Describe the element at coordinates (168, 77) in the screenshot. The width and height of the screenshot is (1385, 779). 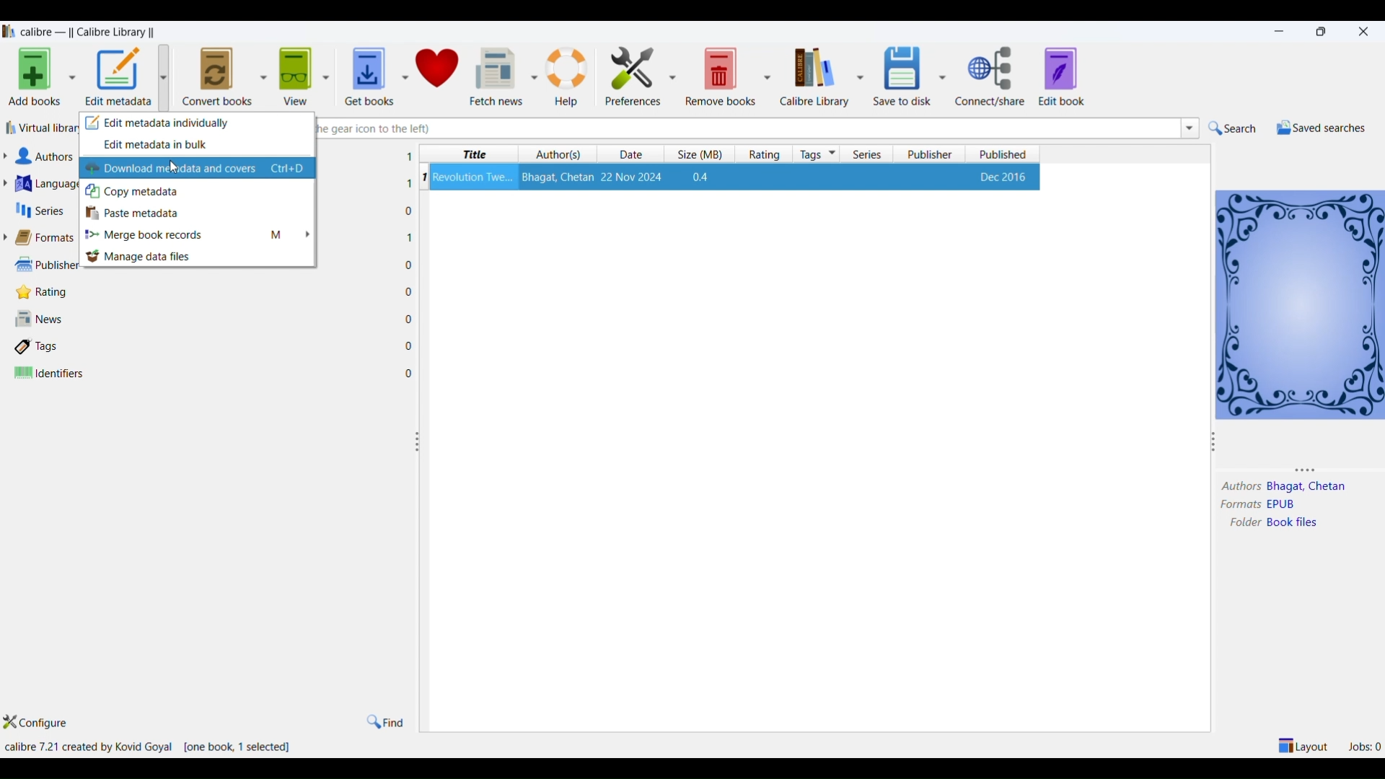
I see `edit metadata options dropdown button` at that location.